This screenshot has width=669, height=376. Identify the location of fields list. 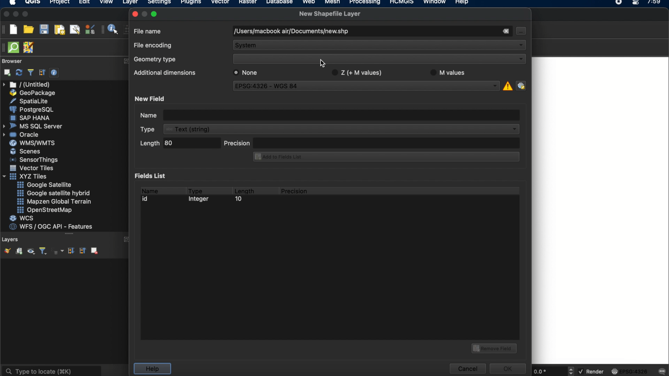
(152, 175).